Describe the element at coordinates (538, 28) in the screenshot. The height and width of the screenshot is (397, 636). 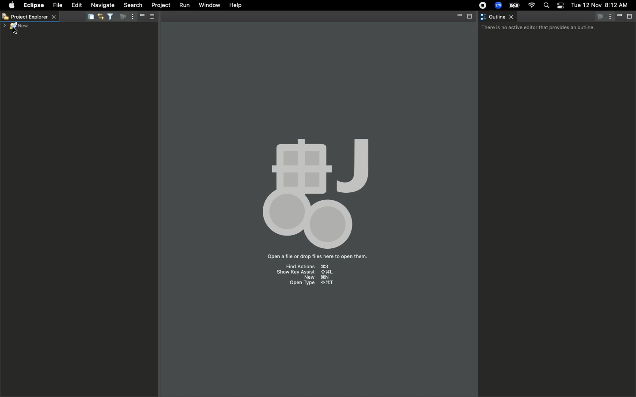
I see `There is no active editor that provides an outline` at that location.